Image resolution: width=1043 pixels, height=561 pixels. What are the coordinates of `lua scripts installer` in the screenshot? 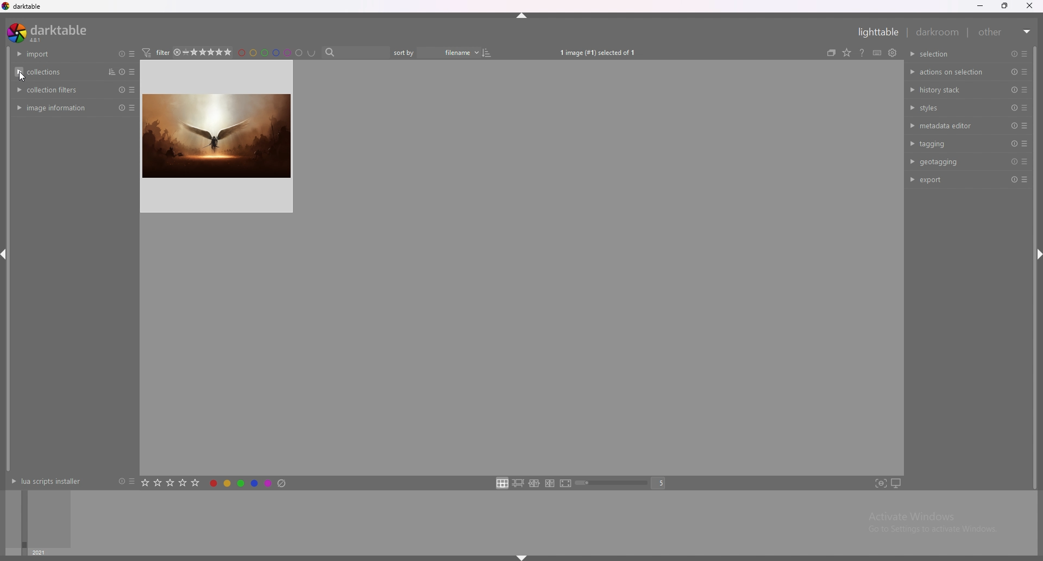 It's located at (45, 481).